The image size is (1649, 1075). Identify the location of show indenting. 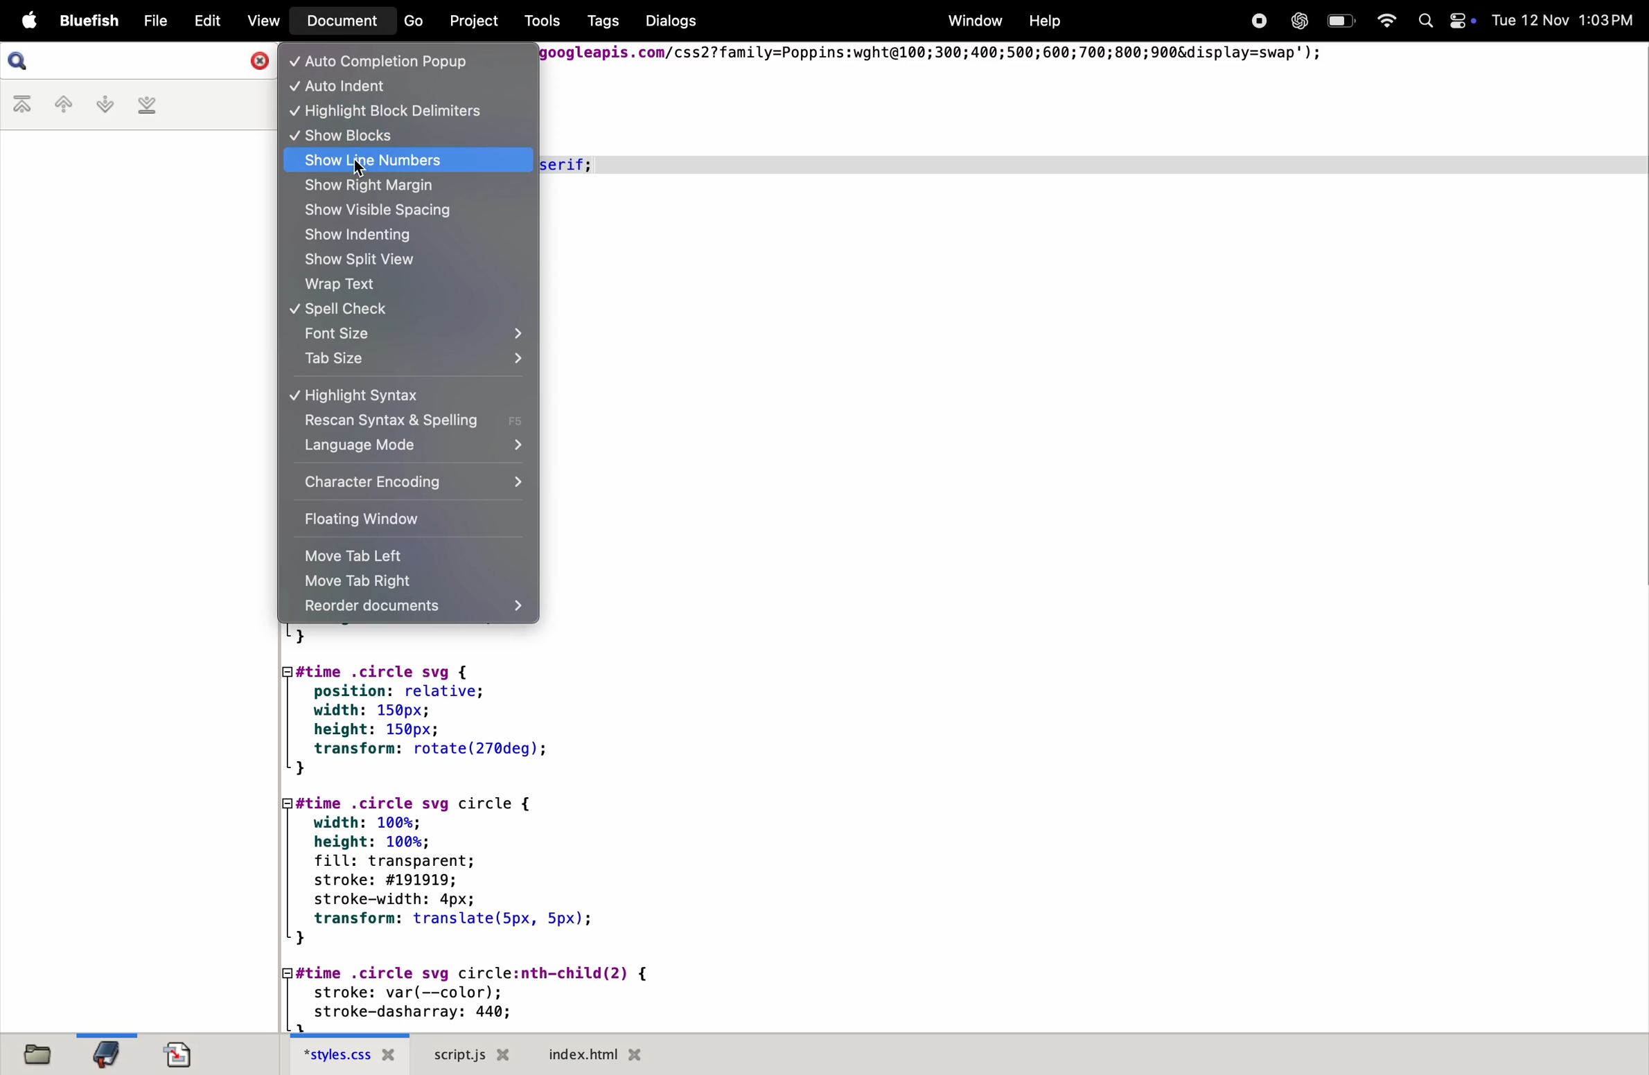
(407, 236).